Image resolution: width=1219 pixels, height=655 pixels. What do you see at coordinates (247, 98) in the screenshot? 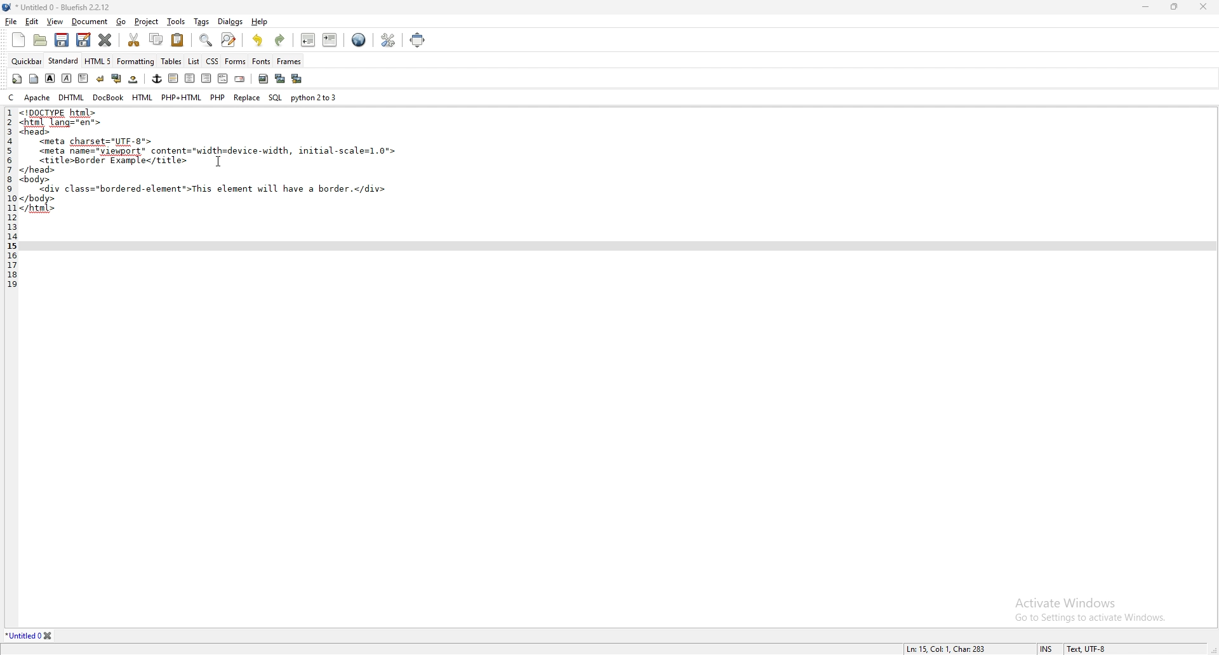
I see `replace` at bounding box center [247, 98].